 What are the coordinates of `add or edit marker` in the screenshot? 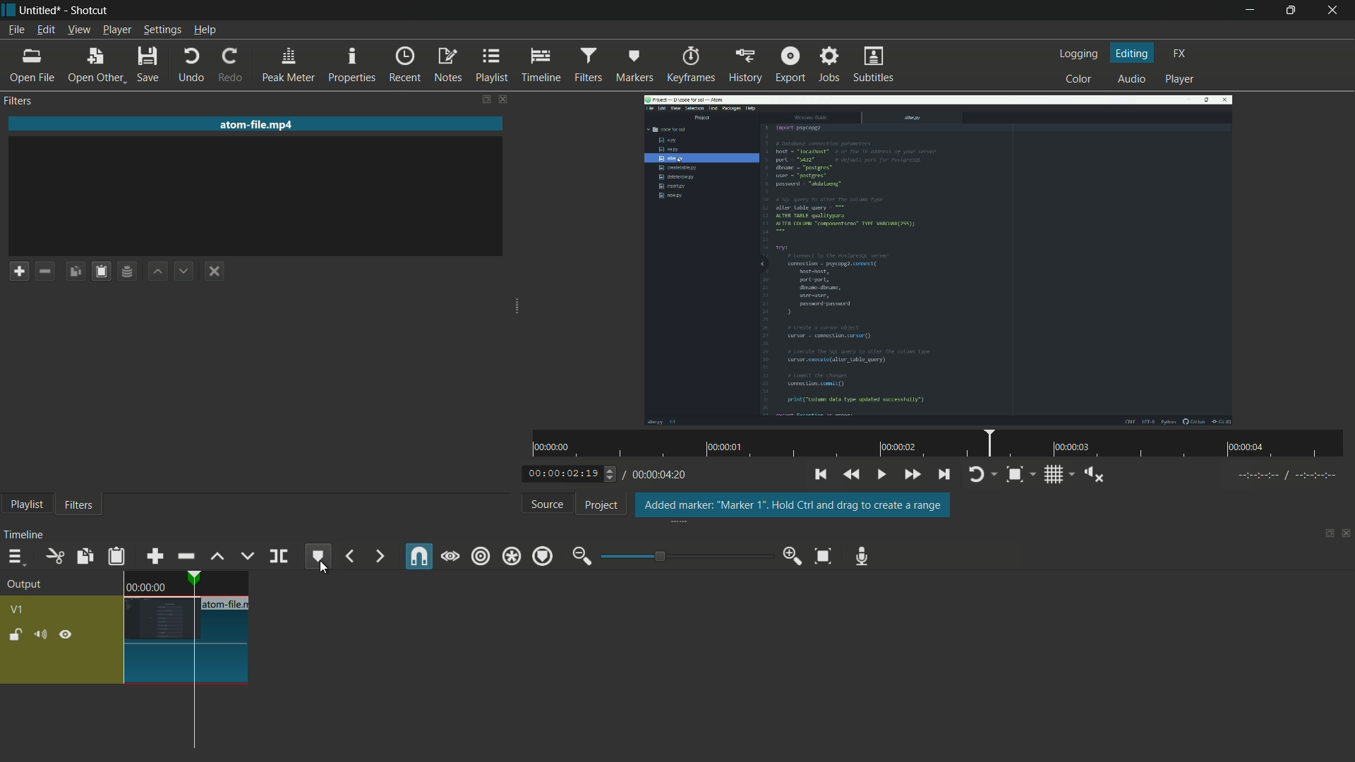 It's located at (320, 557).